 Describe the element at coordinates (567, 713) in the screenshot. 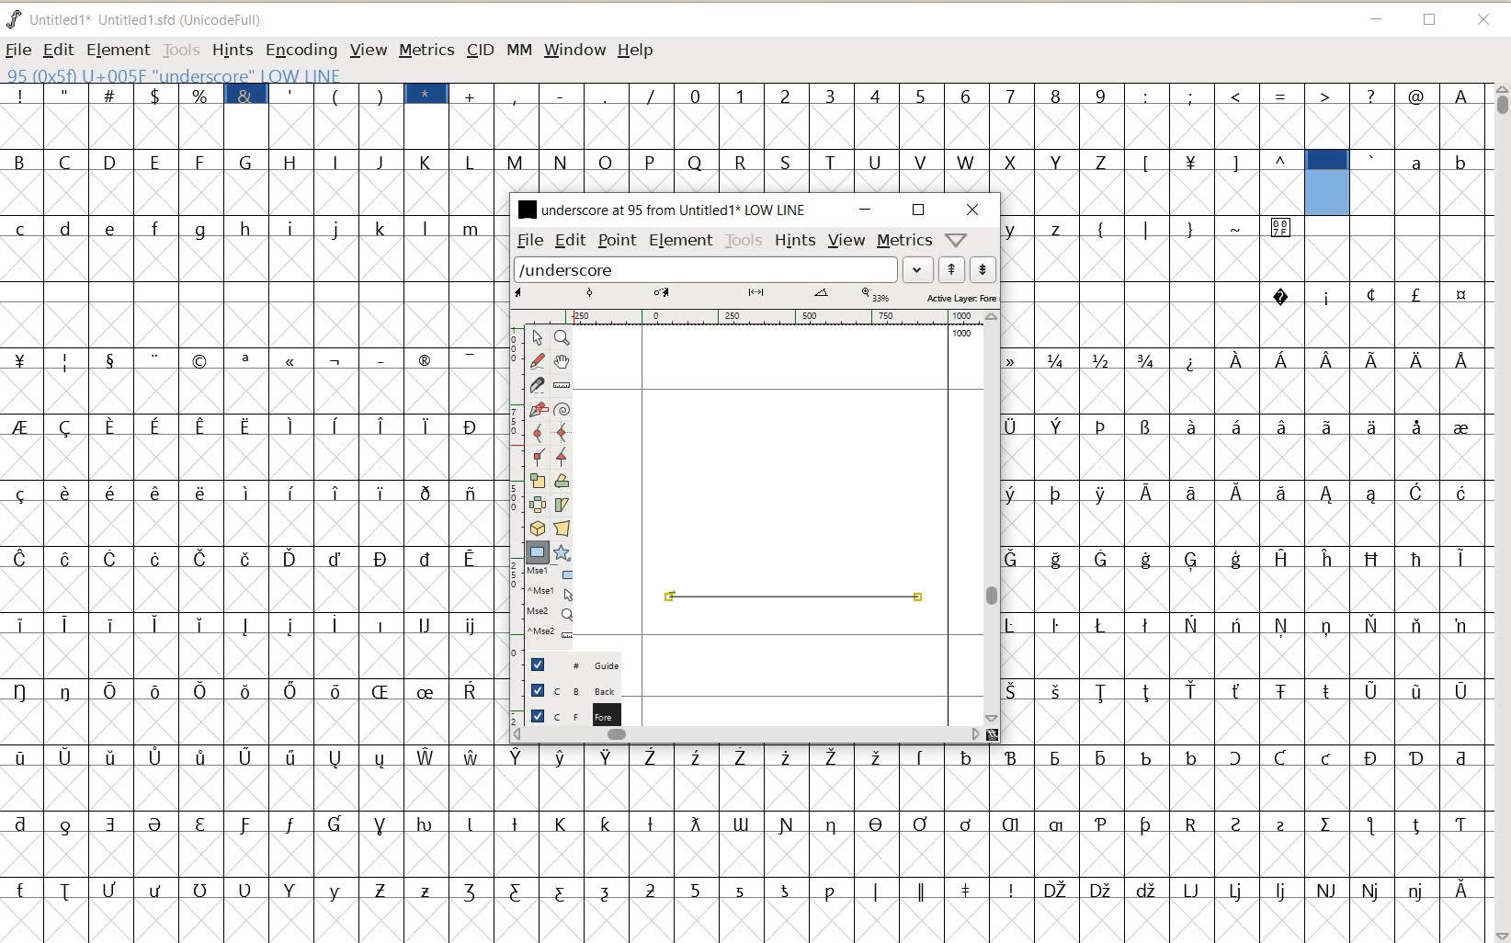

I see `FOREGROUND` at that location.